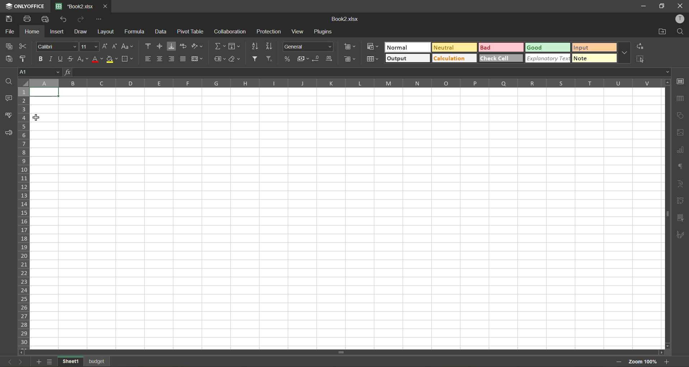  Describe the element at coordinates (595, 47) in the screenshot. I see `input` at that location.